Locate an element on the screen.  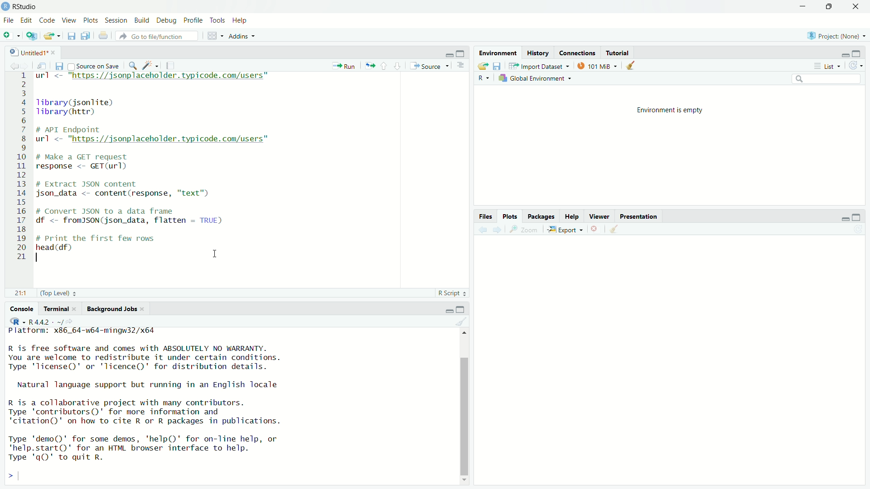
Show Document Outline is located at coordinates (461, 66).